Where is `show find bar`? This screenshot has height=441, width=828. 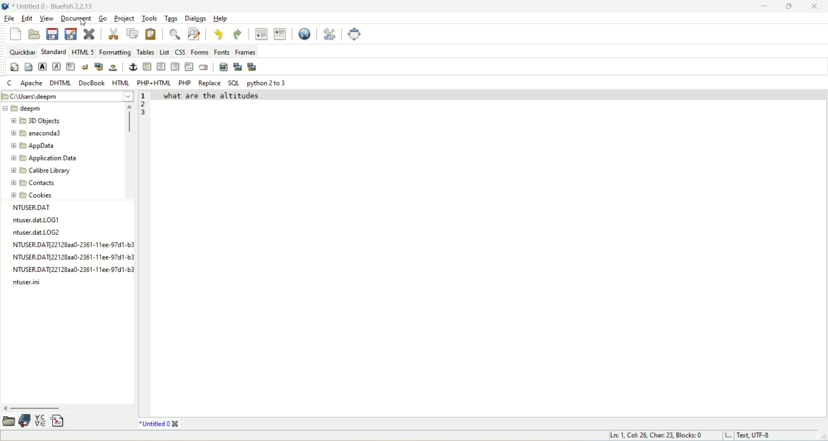
show find bar is located at coordinates (176, 35).